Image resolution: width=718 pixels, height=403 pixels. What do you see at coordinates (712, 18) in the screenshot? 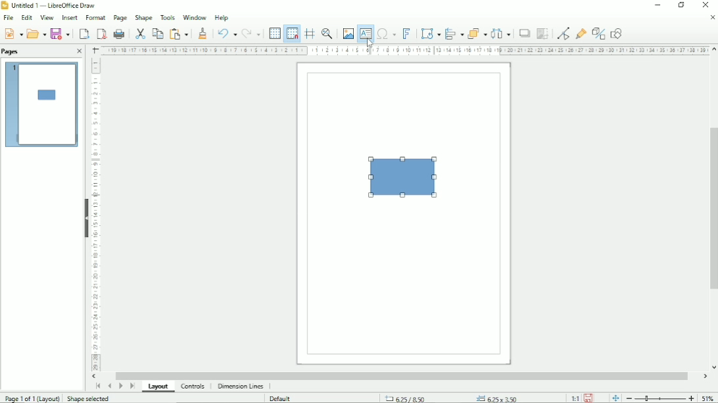
I see `Close` at bounding box center [712, 18].